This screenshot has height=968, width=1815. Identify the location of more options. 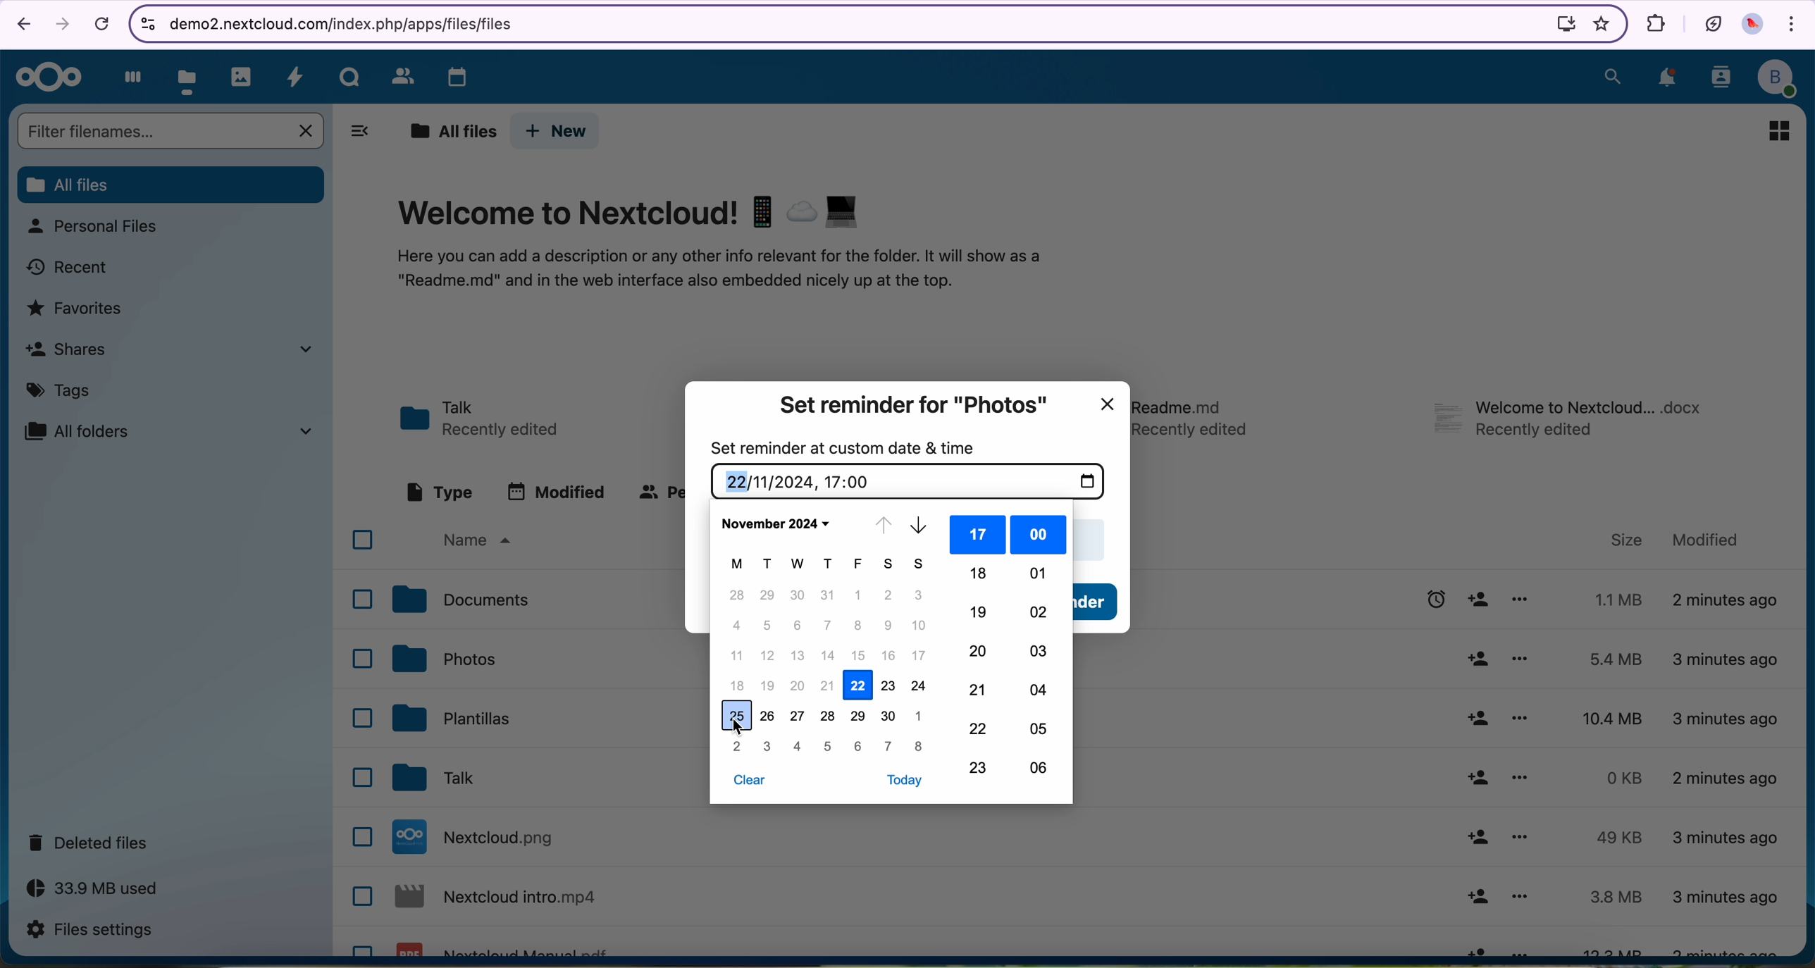
(1526, 600).